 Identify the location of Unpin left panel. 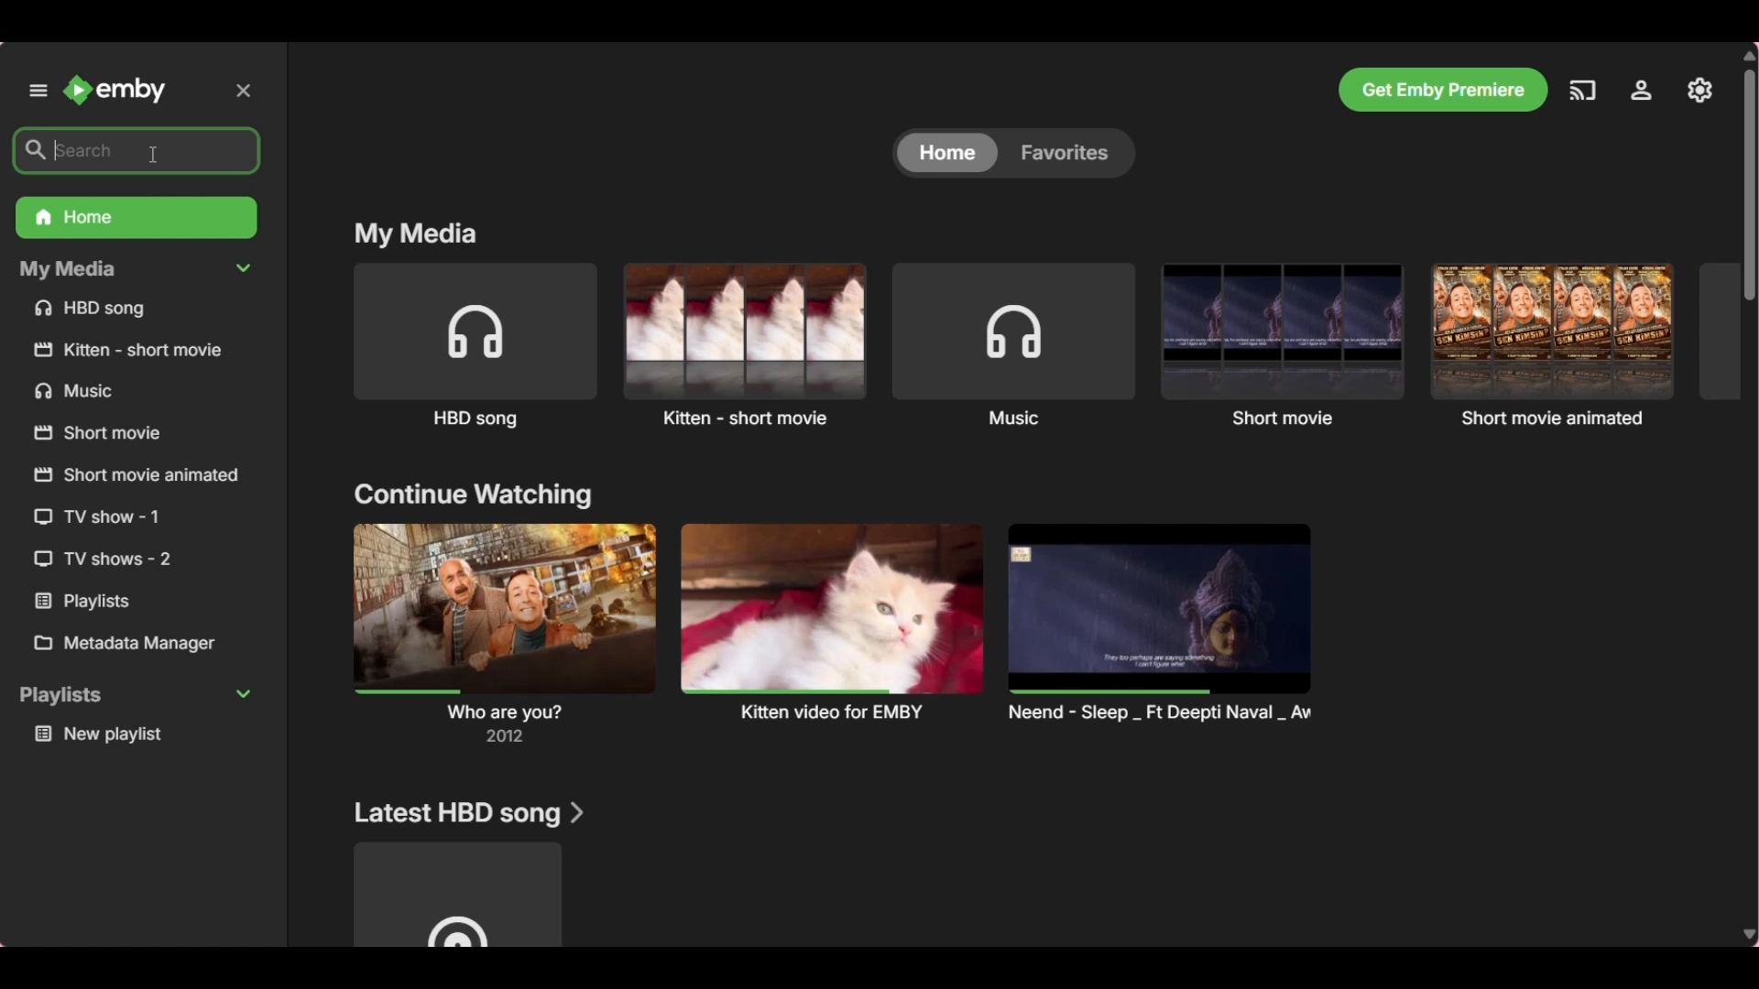
(38, 90).